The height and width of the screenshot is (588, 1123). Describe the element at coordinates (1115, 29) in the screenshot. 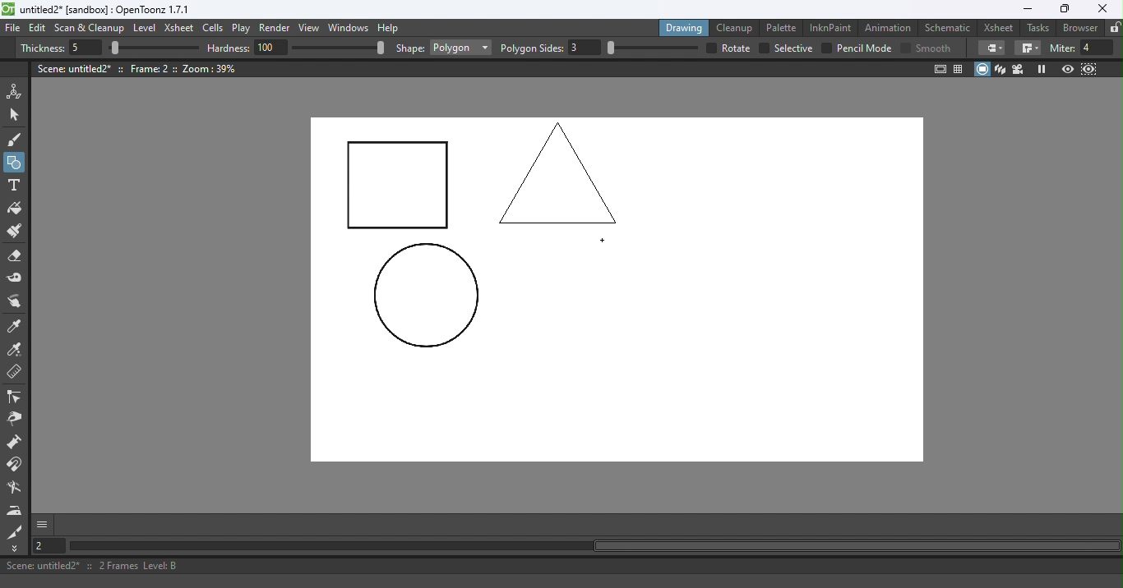

I see `Lock rooms tab` at that location.